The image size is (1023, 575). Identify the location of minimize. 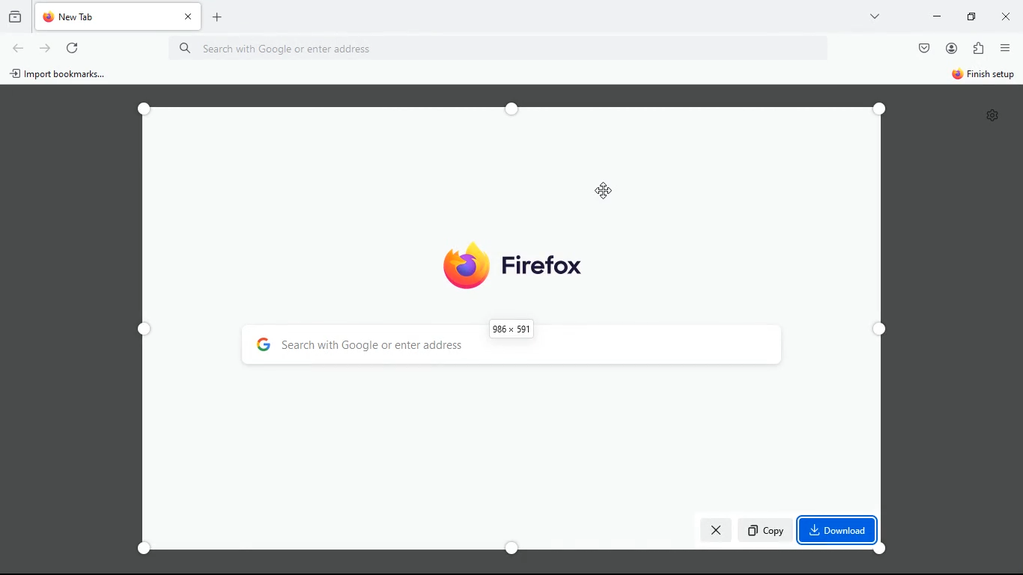
(969, 16).